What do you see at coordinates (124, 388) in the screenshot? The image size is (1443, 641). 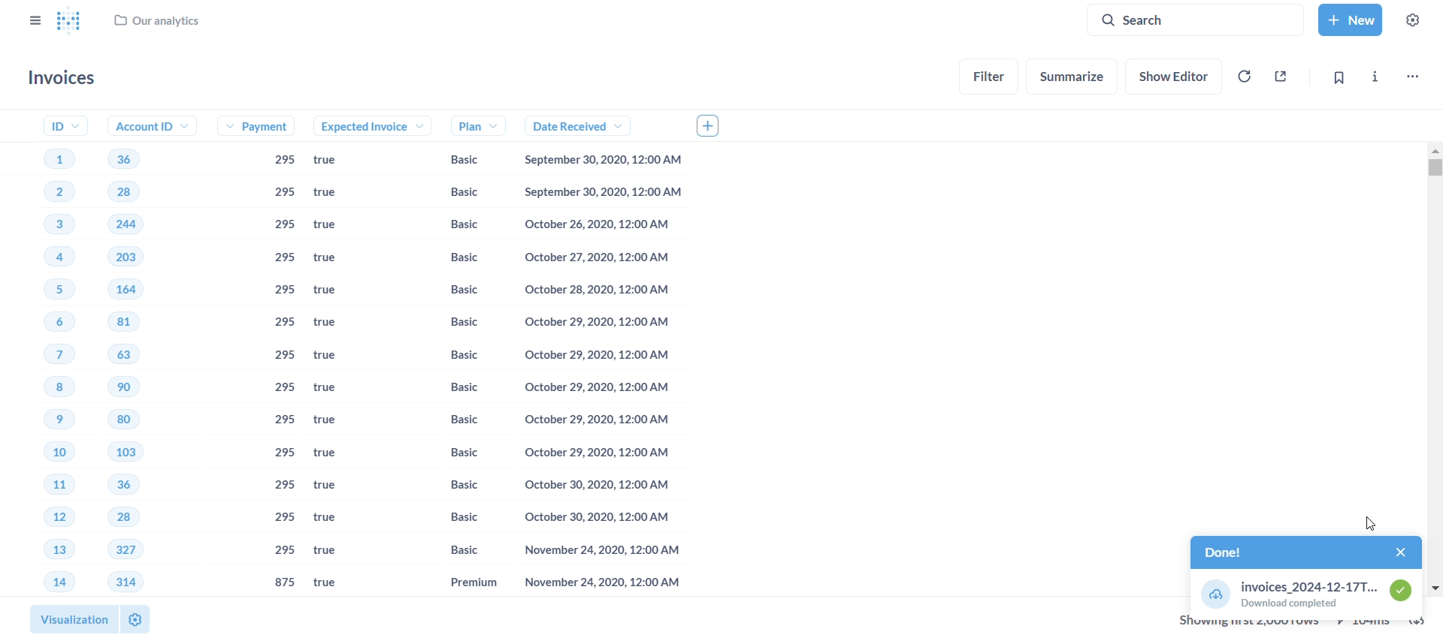 I see `90` at bounding box center [124, 388].